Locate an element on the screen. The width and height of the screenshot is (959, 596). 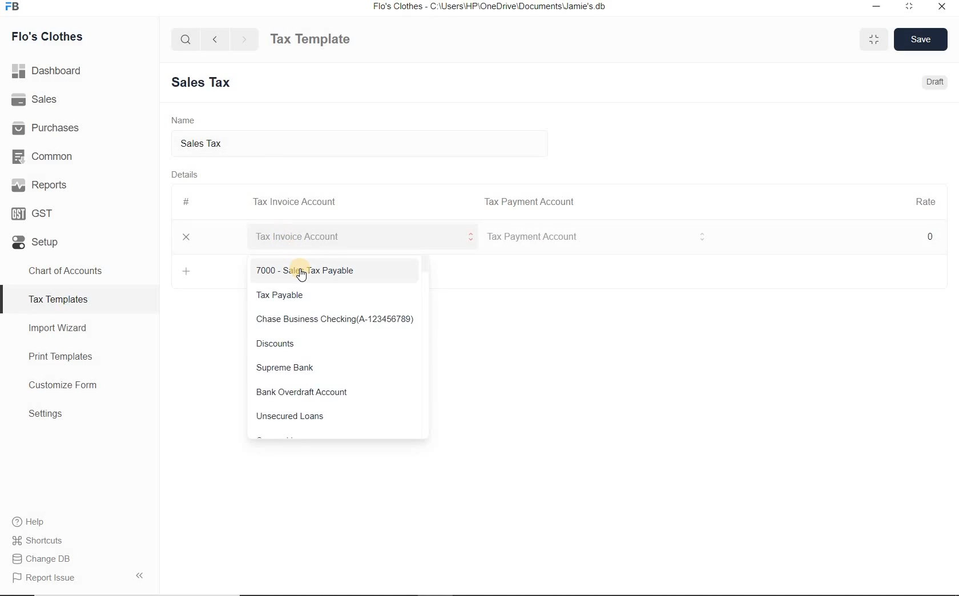
Tax Payable is located at coordinates (337, 296).